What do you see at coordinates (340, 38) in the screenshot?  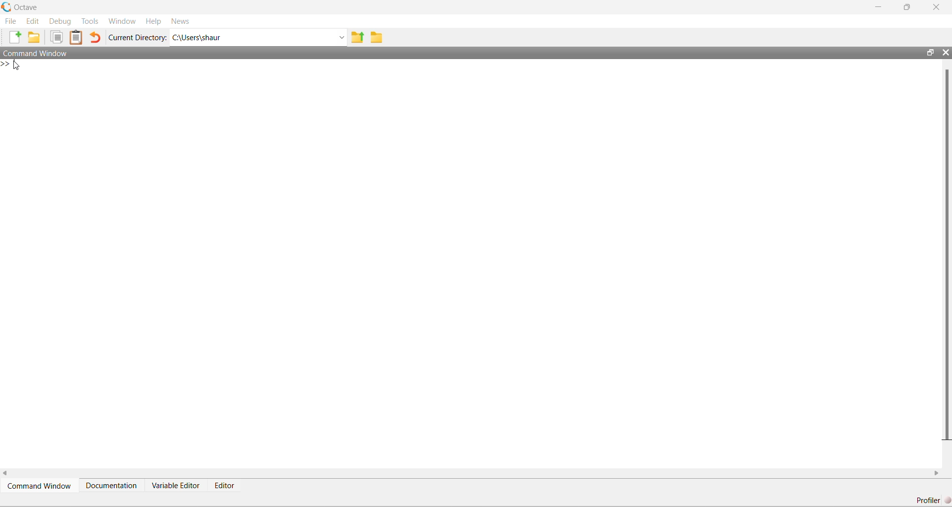 I see `Dropdown` at bounding box center [340, 38].